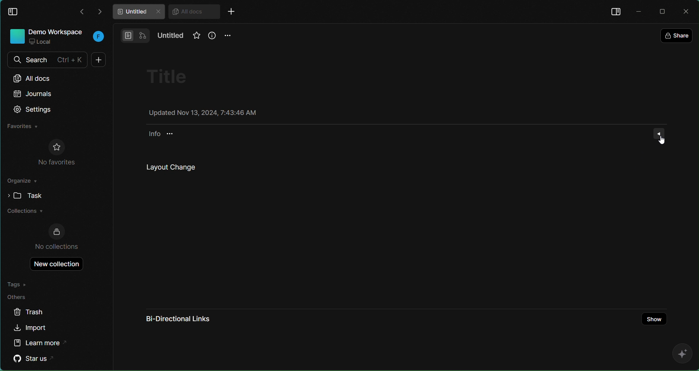  I want to click on ( Untitled, so click(138, 12).